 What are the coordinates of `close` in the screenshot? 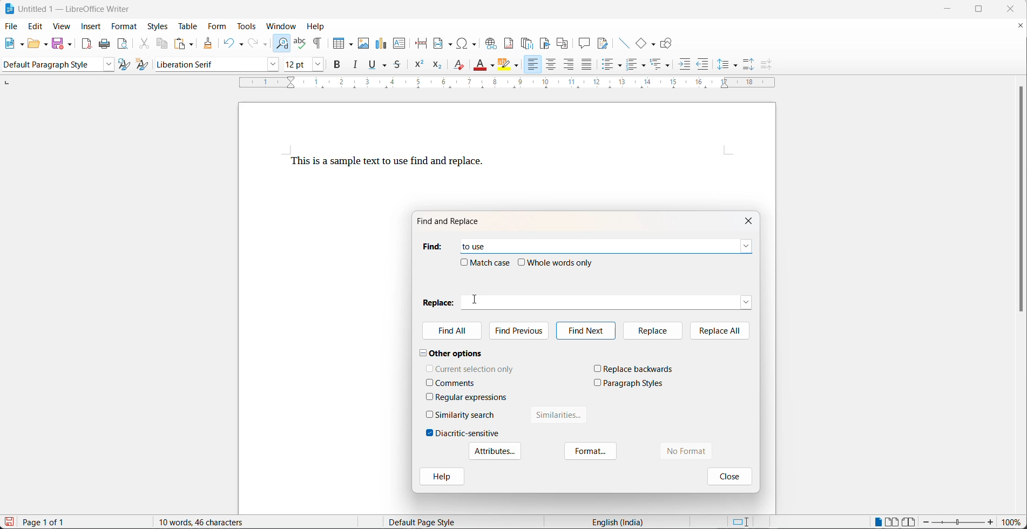 It's located at (728, 476).